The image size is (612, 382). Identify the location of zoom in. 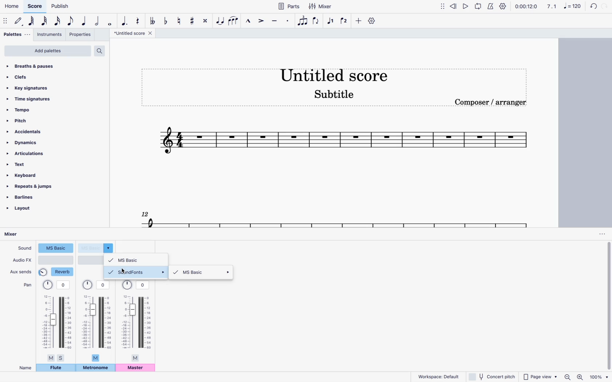
(580, 377).